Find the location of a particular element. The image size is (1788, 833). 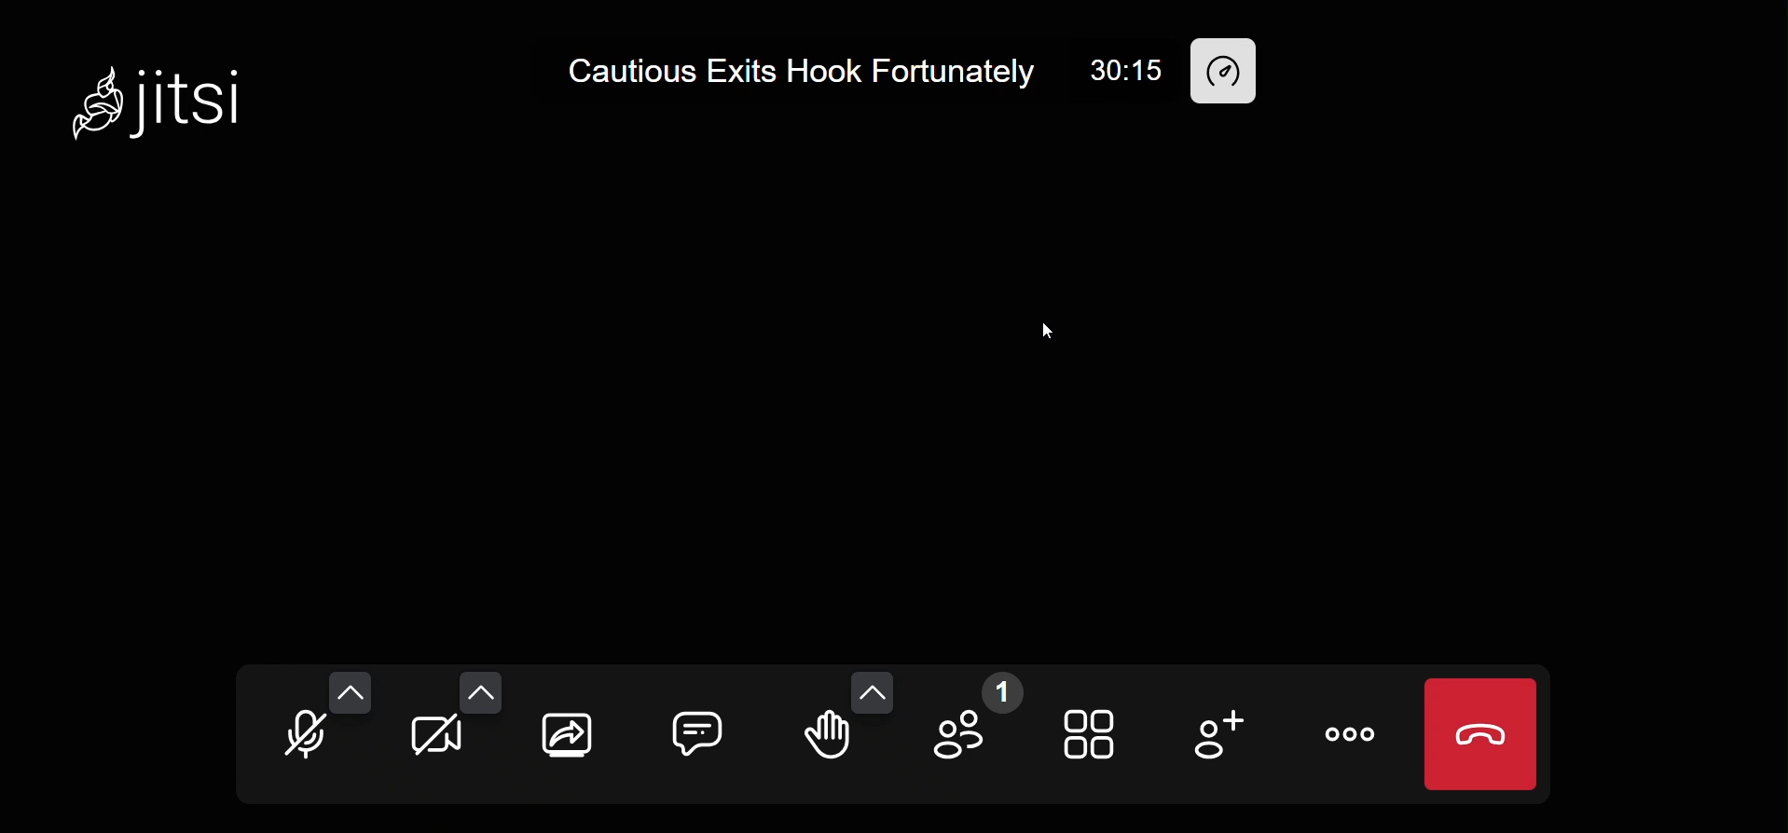

chat is located at coordinates (708, 735).